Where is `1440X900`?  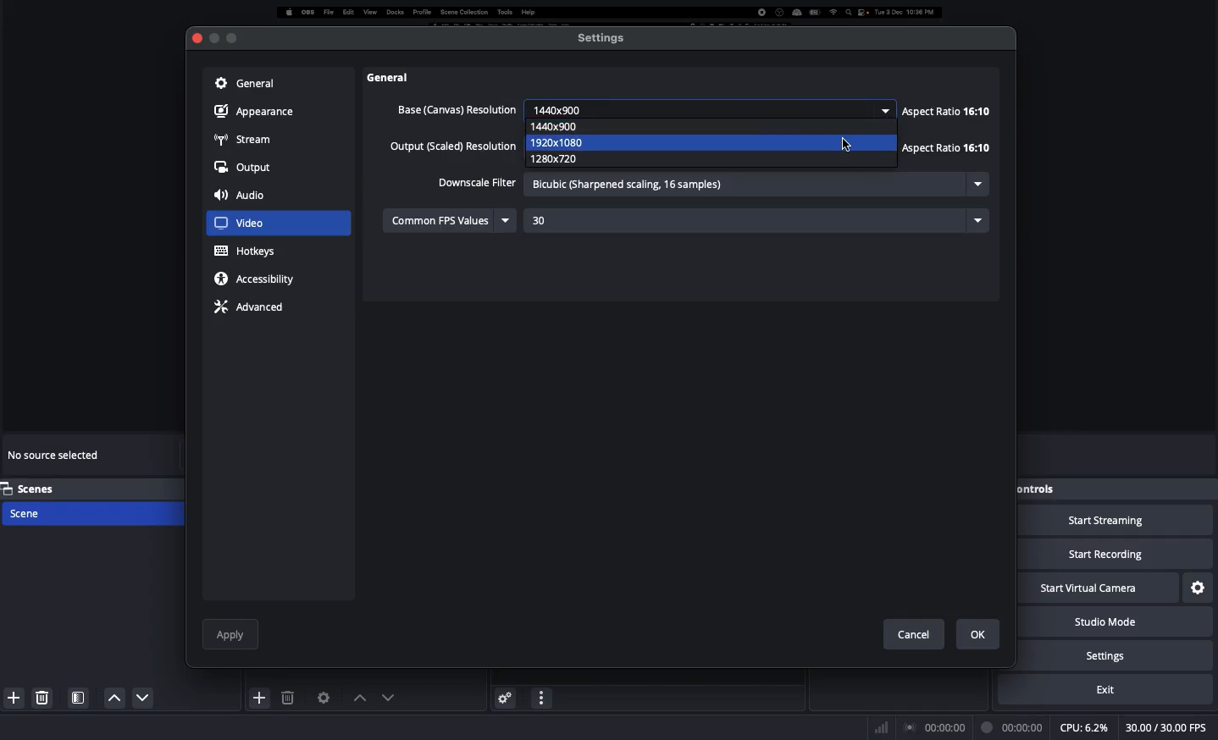
1440X900 is located at coordinates (565, 126).